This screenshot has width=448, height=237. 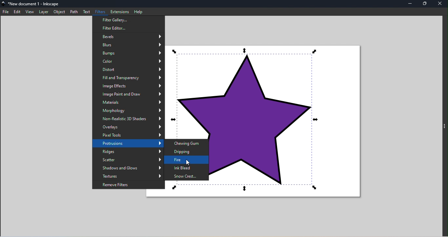 I want to click on toggle command panel, so click(x=444, y=125).